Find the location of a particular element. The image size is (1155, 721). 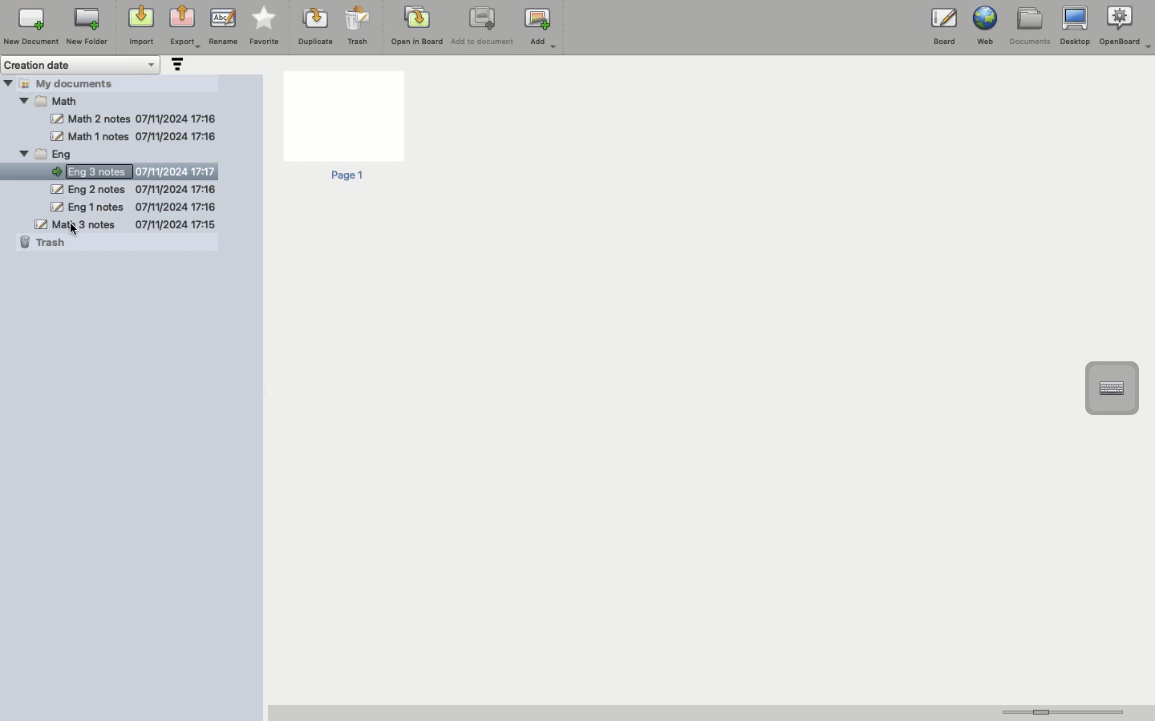

Import is located at coordinates (140, 26).